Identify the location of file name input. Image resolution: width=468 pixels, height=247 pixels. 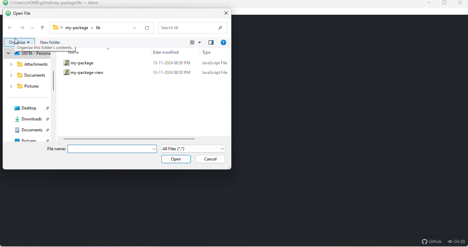
(109, 149).